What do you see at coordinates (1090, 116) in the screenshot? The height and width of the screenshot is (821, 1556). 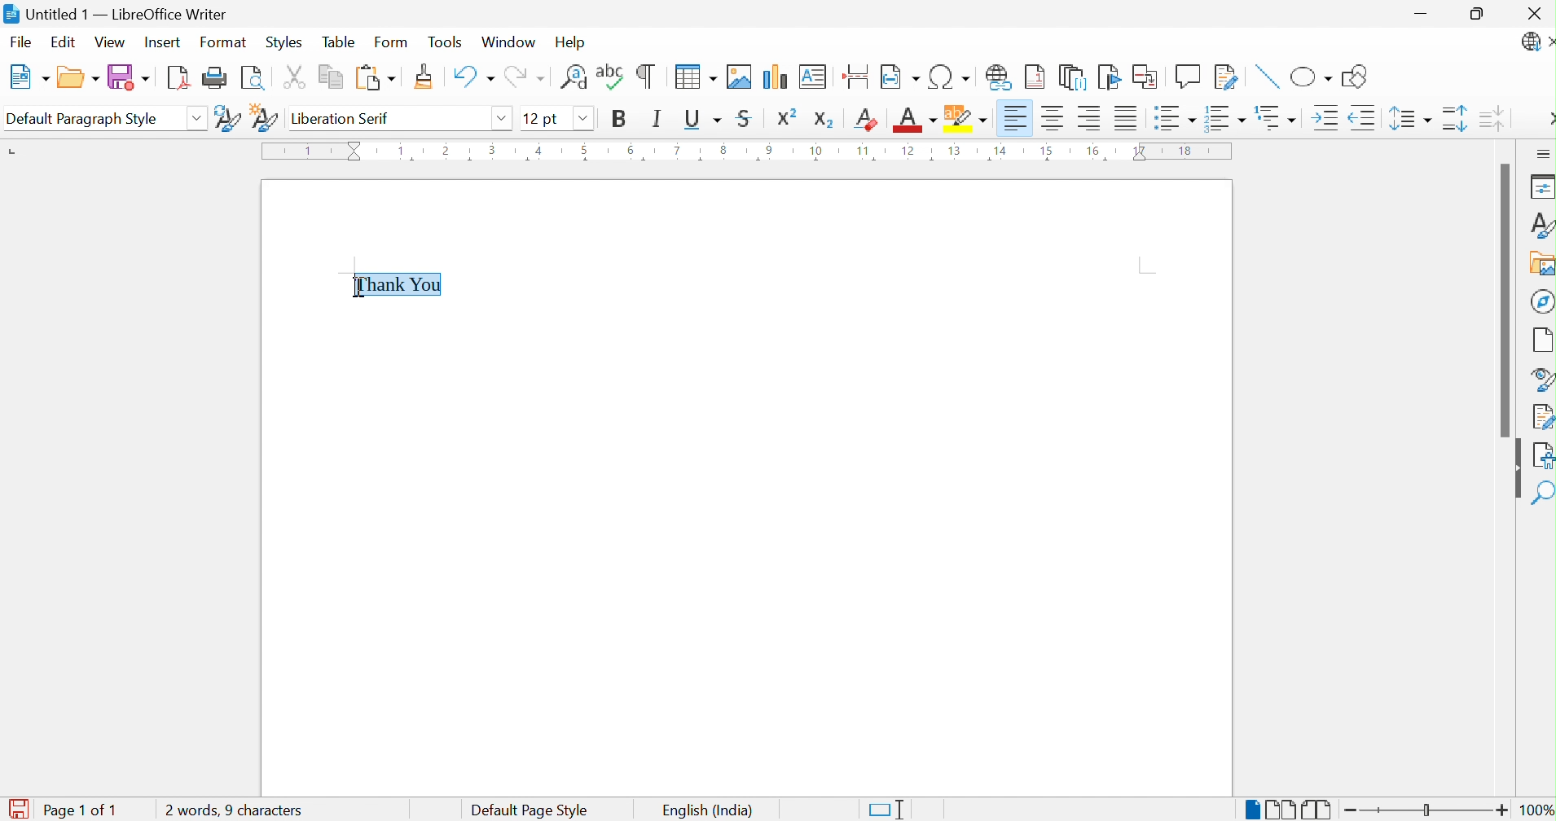 I see `Align Right` at bounding box center [1090, 116].